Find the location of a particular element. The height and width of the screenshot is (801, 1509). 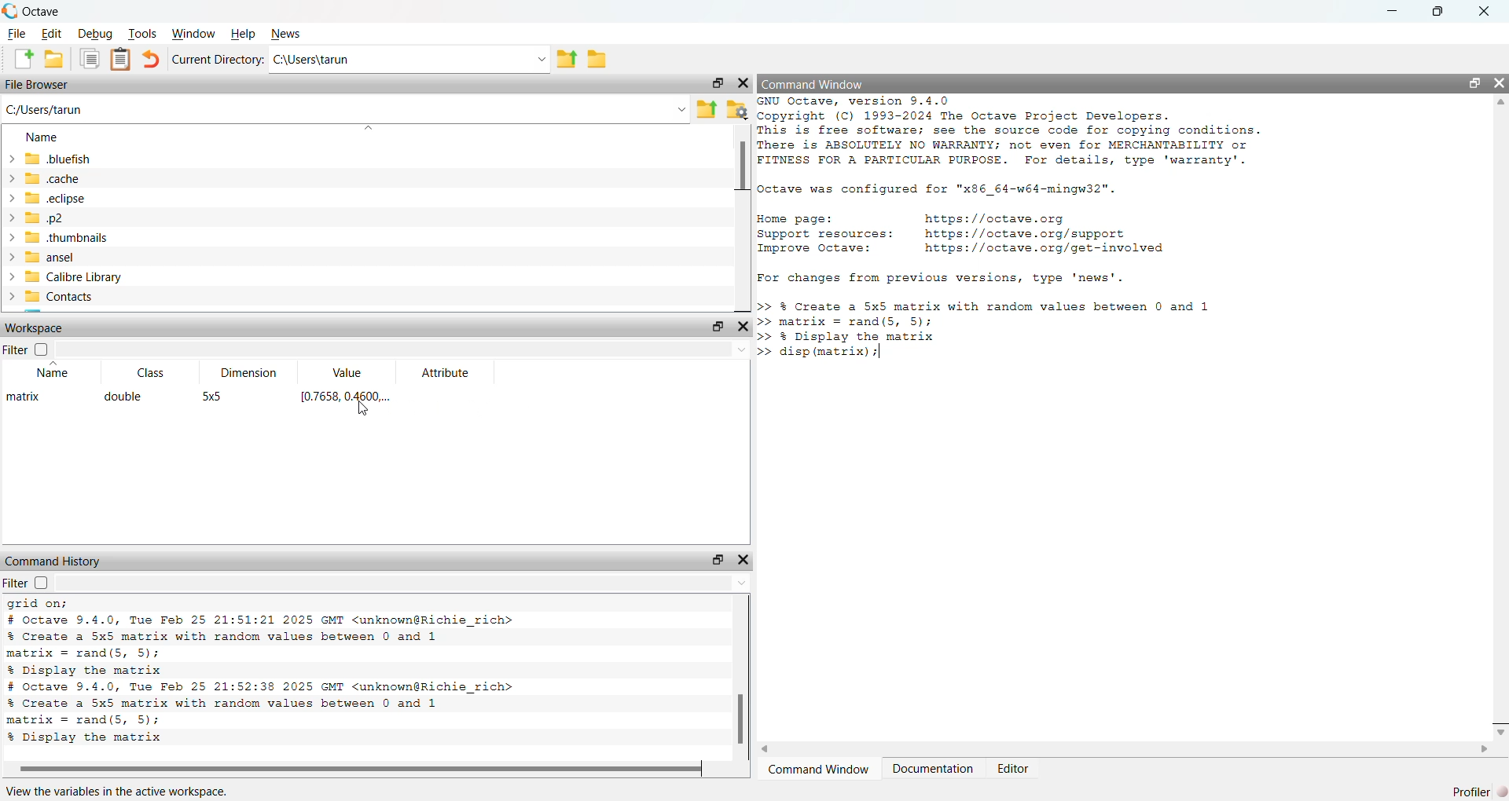

Documentation is located at coordinates (931, 771).